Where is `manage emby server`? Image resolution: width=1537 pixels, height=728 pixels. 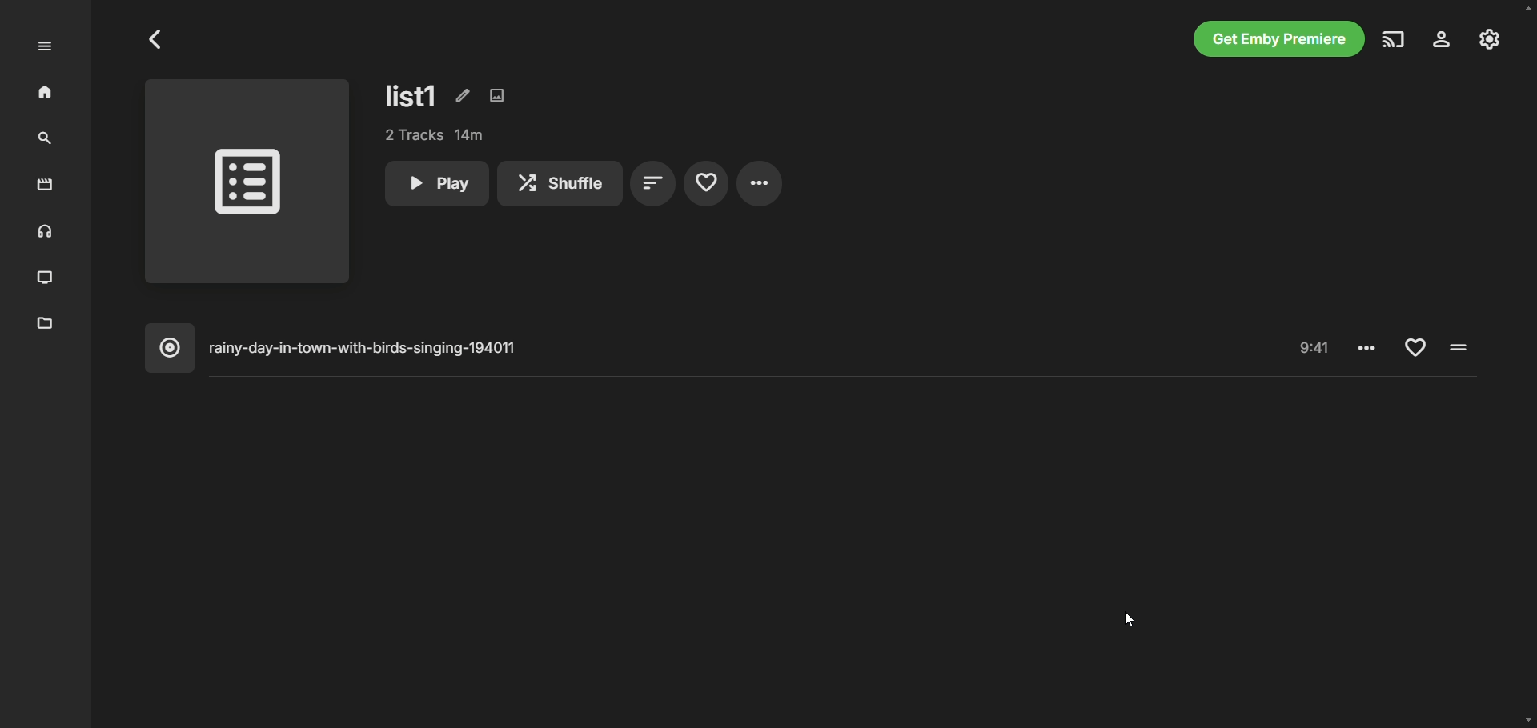
manage emby server is located at coordinates (1490, 39).